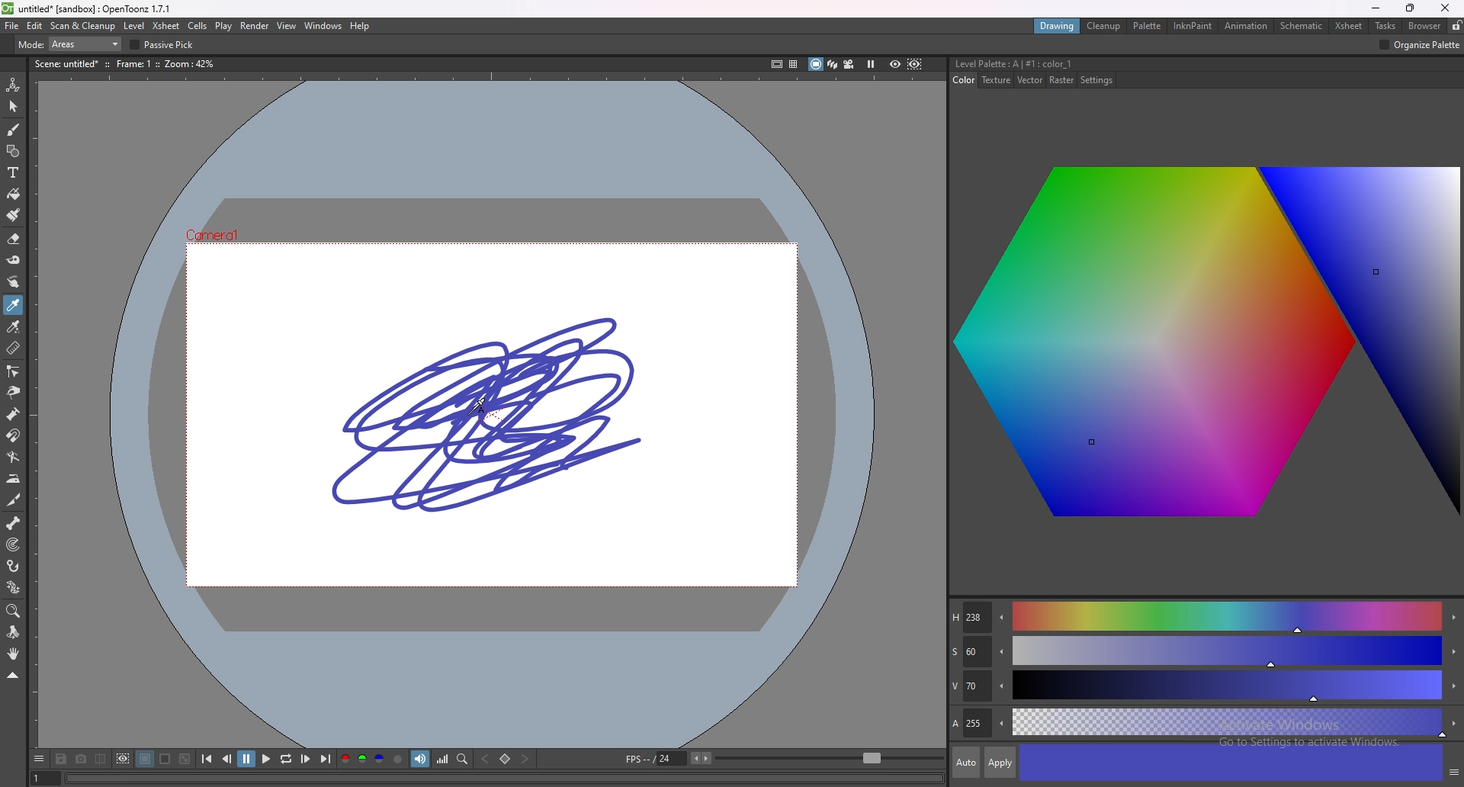 Image resolution: width=1464 pixels, height=787 pixels. What do you see at coordinates (166, 26) in the screenshot?
I see `xsheet` at bounding box center [166, 26].